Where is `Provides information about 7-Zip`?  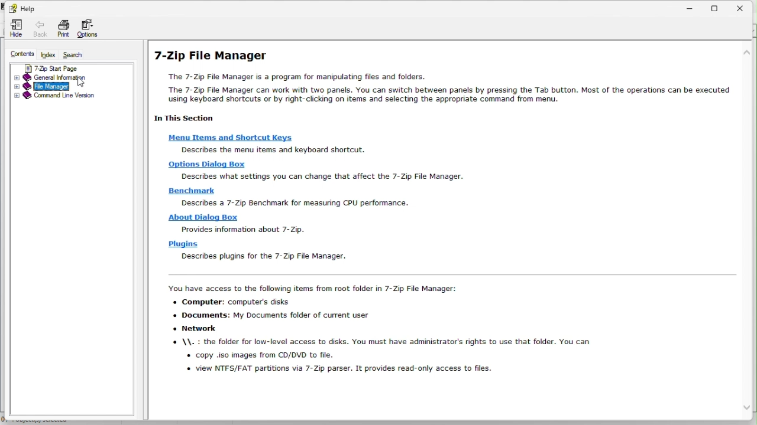 Provides information about 7-Zip is located at coordinates (239, 230).